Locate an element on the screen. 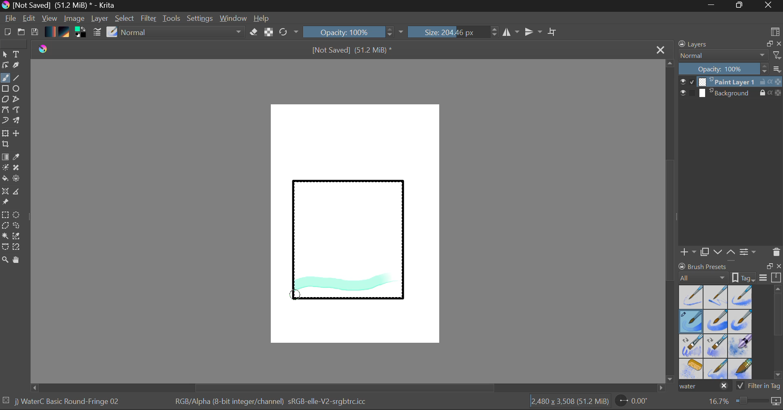 This screenshot has height=410, width=783. Fill Gradient is located at coordinates (5, 157).